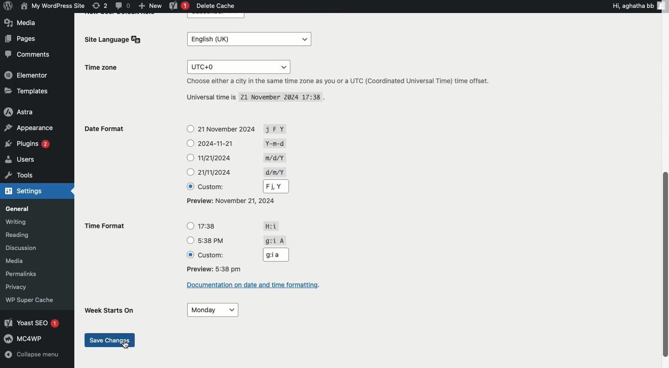  I want to click on Preview: November 21, 2024, so click(232, 201).